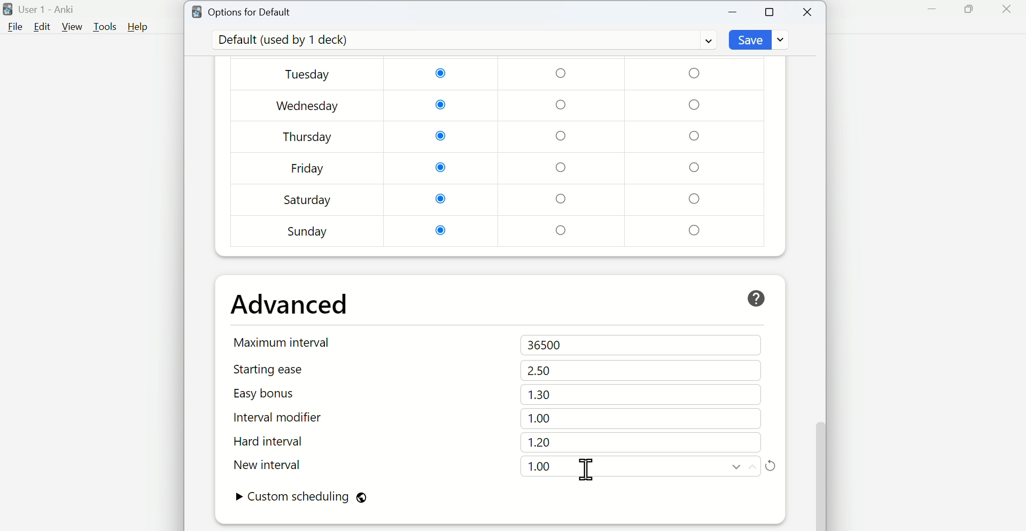  What do you see at coordinates (282, 393) in the screenshot?
I see `Easy bonus` at bounding box center [282, 393].